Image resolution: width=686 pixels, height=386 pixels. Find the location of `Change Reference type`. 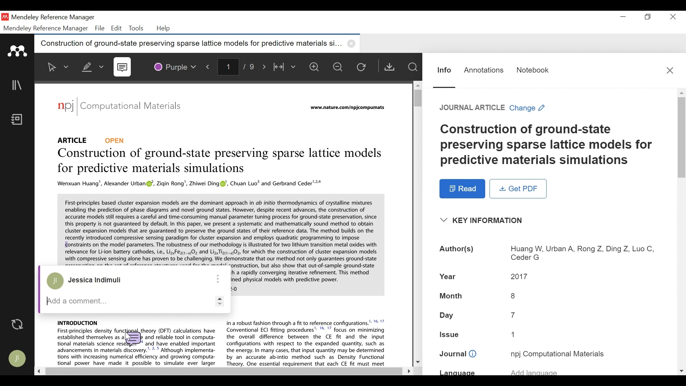

Change Reference type is located at coordinates (493, 108).